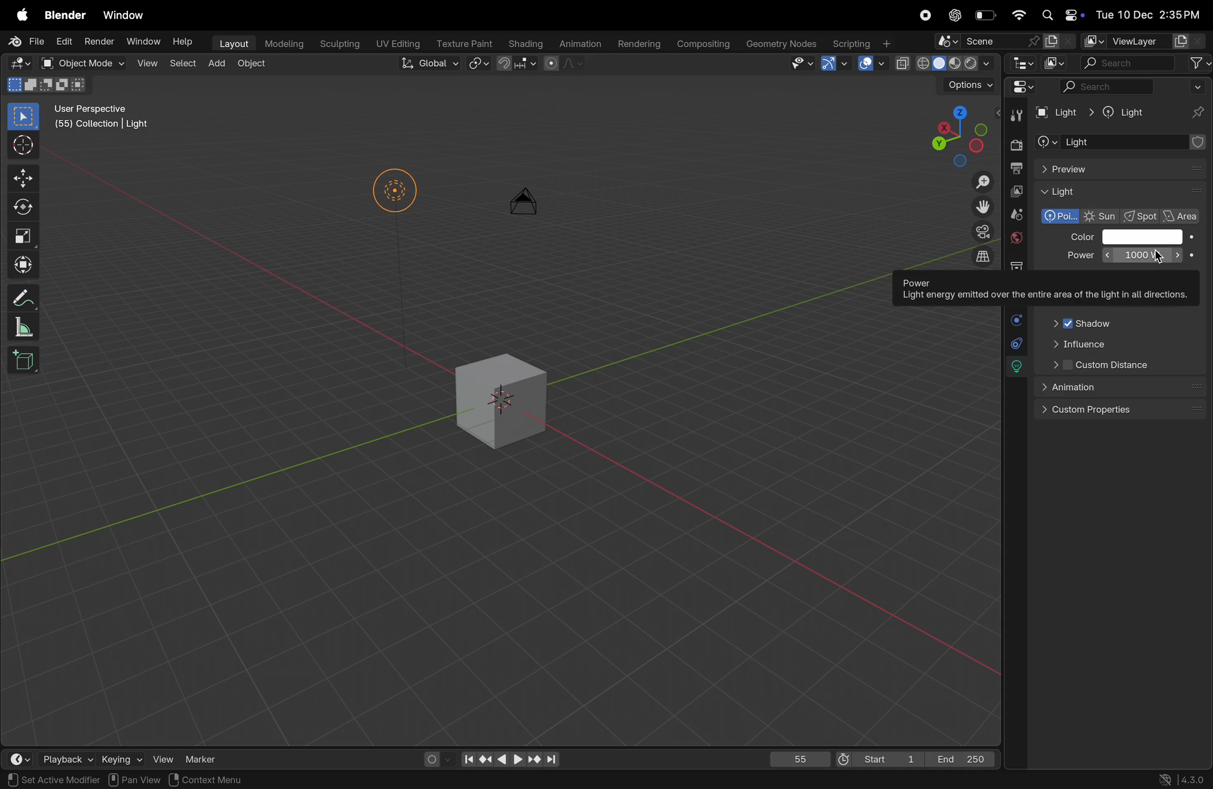 The height and width of the screenshot is (789, 1213). Describe the element at coordinates (1148, 255) in the screenshot. I see `10000` at that location.